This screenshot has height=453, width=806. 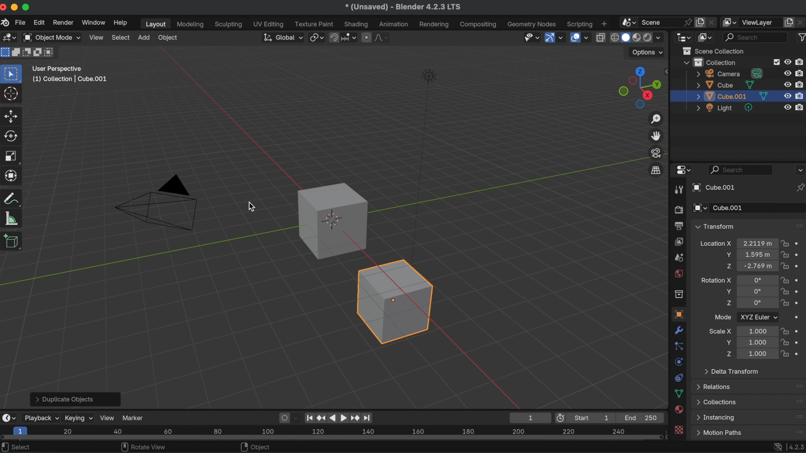 What do you see at coordinates (144, 447) in the screenshot?
I see `rotate view` at bounding box center [144, 447].